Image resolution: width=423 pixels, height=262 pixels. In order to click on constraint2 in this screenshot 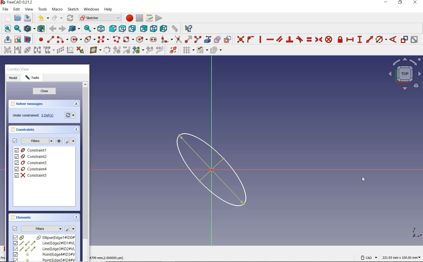, I will do `click(31, 156)`.